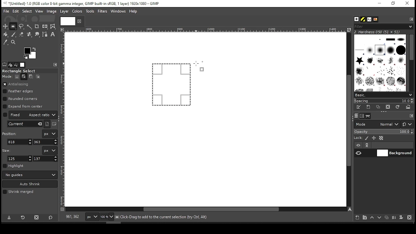 Image resolution: width=416 pixels, height=234 pixels. Describe the element at coordinates (375, 19) in the screenshot. I see `document history` at that location.